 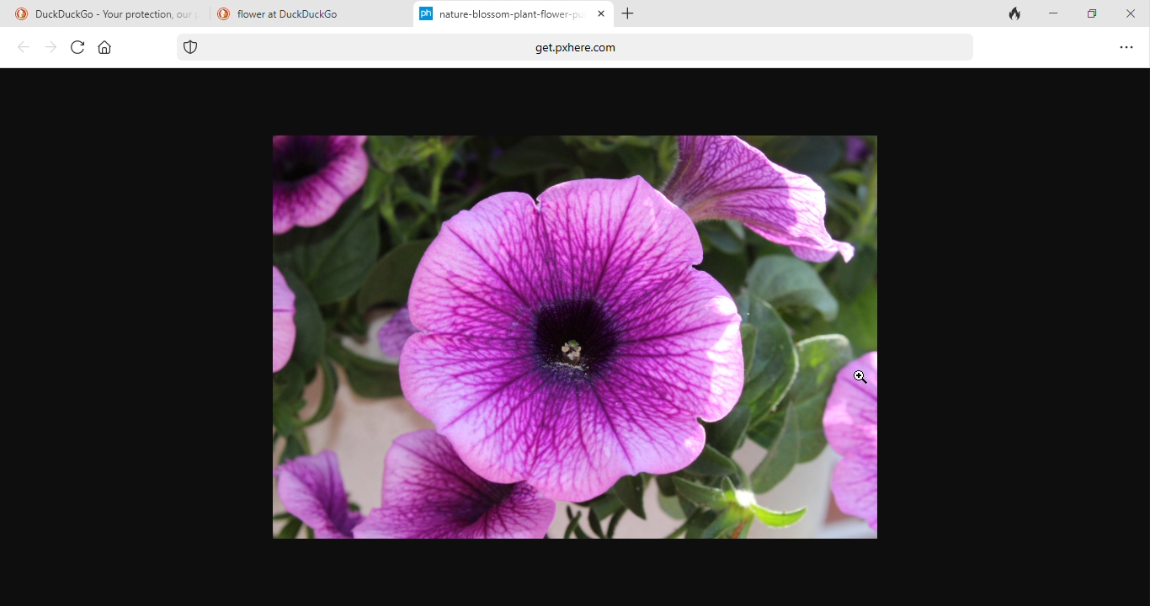 What do you see at coordinates (634, 15) in the screenshot?
I see `add` at bounding box center [634, 15].